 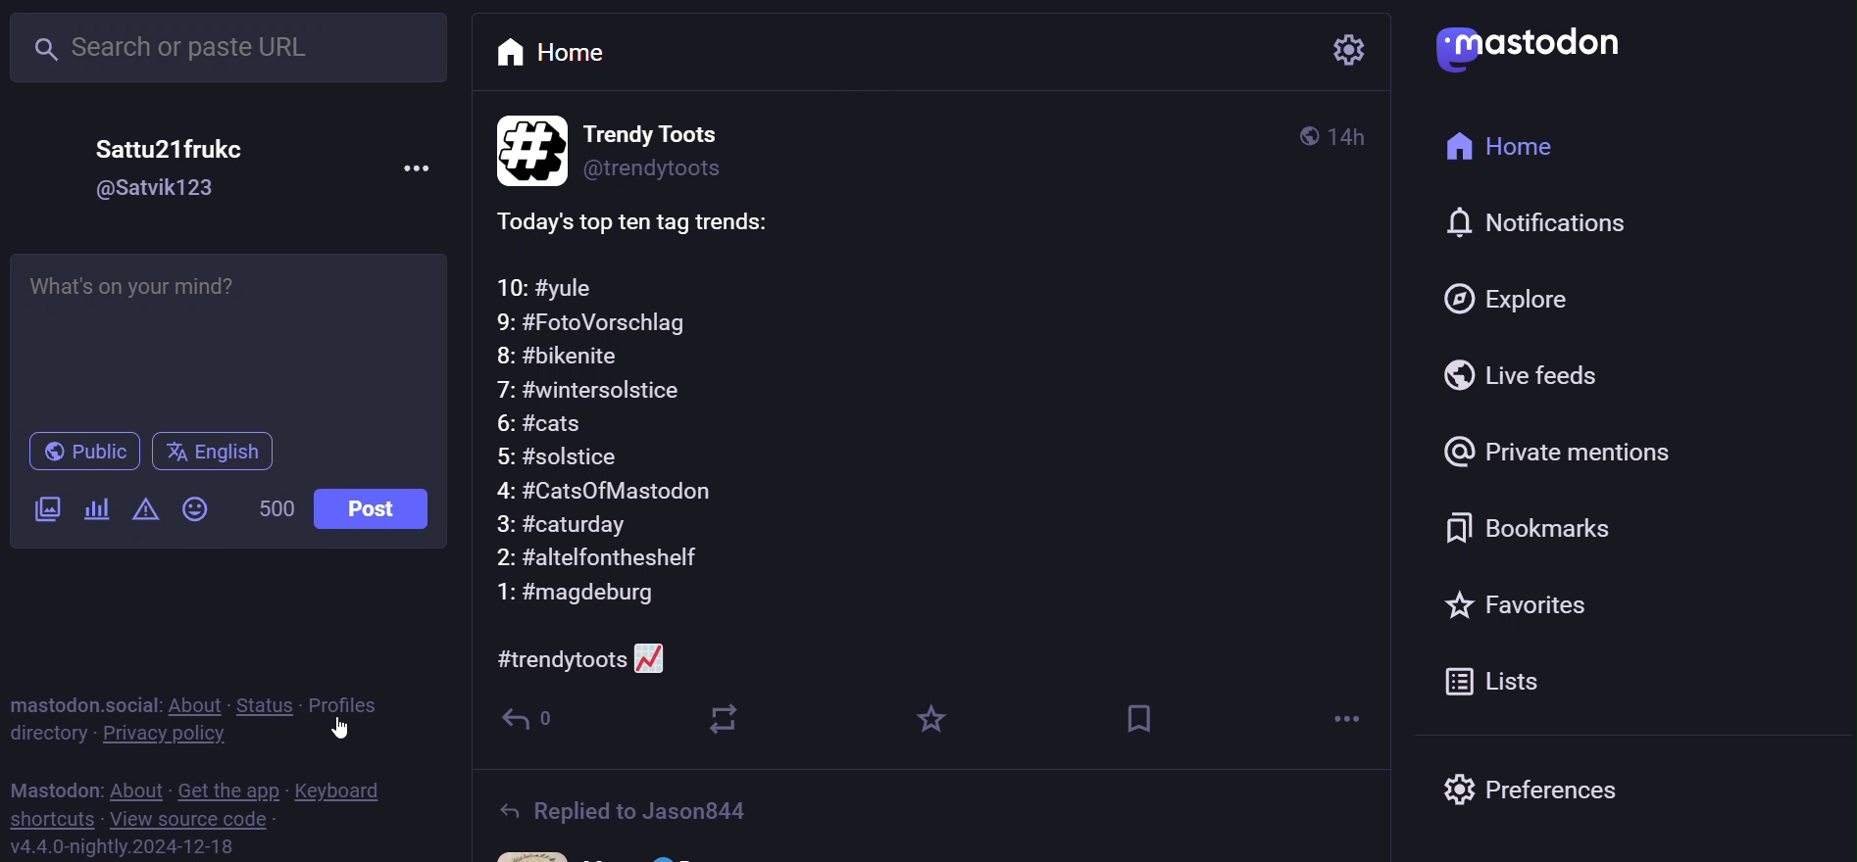 I want to click on english, so click(x=218, y=453).